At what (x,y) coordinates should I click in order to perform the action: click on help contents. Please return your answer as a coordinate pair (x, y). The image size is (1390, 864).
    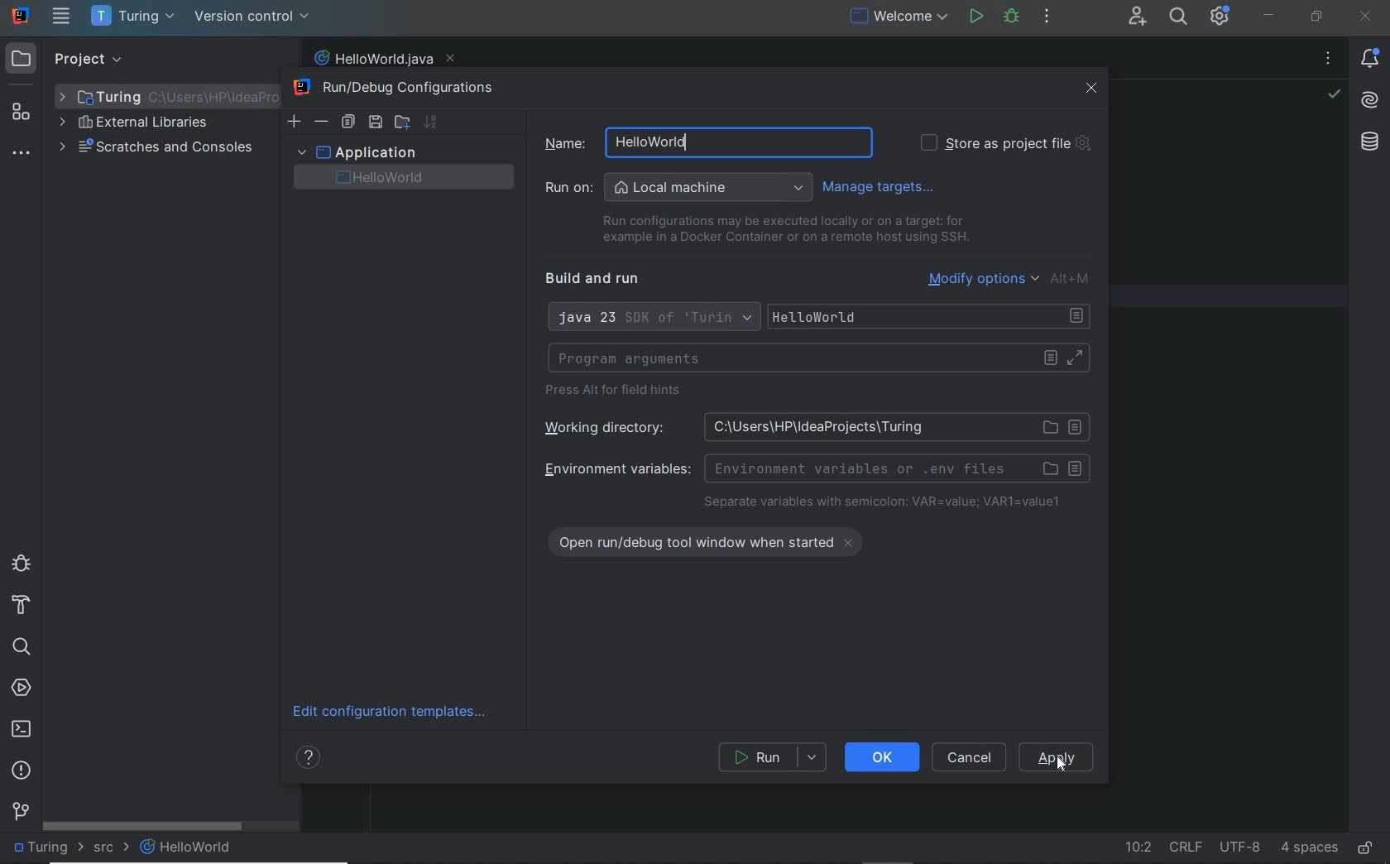
    Looking at the image, I should click on (311, 760).